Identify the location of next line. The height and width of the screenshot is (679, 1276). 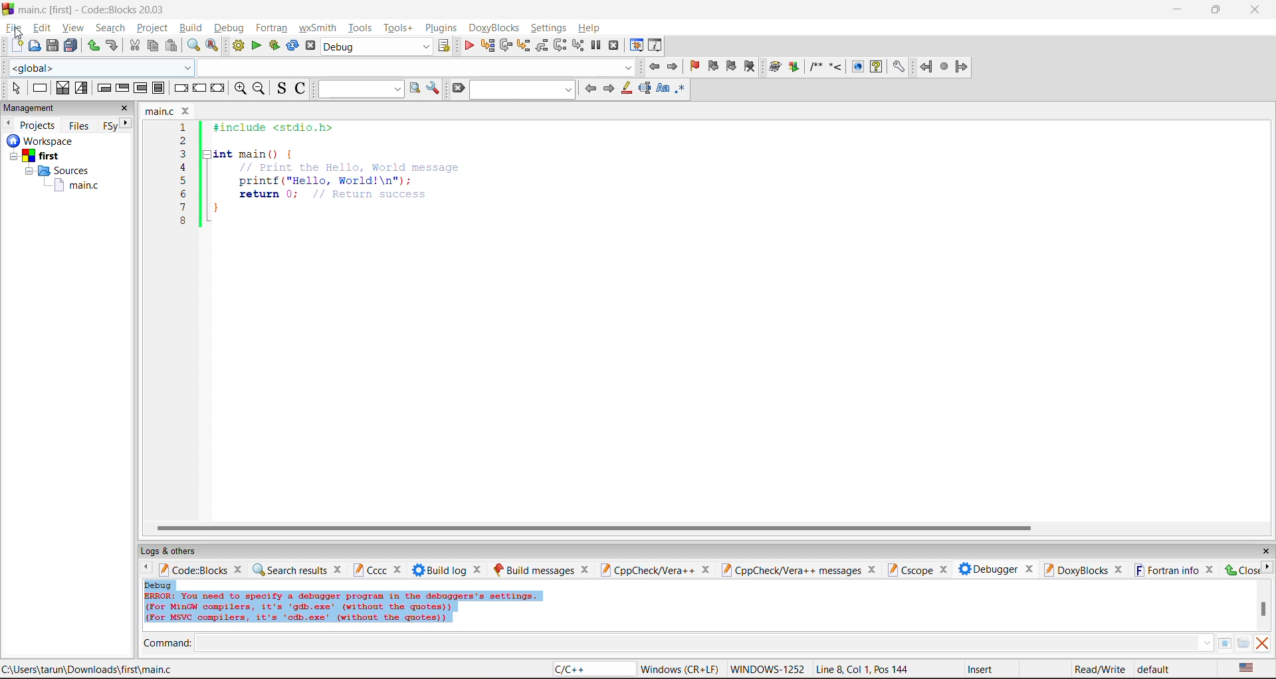
(504, 46).